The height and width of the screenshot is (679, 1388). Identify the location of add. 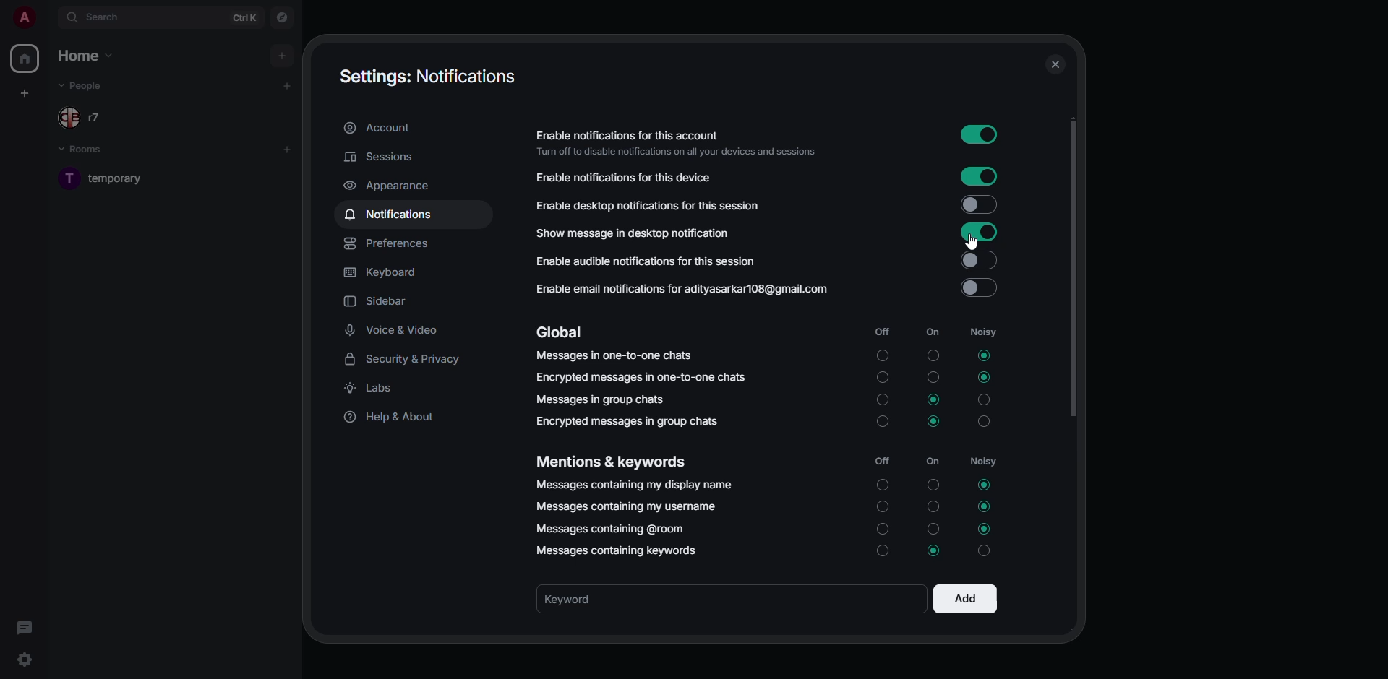
(288, 148).